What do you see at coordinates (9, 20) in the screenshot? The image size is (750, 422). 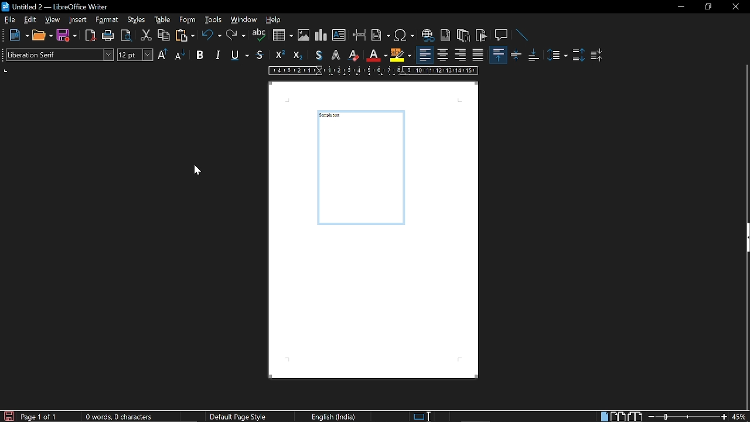 I see `file` at bounding box center [9, 20].